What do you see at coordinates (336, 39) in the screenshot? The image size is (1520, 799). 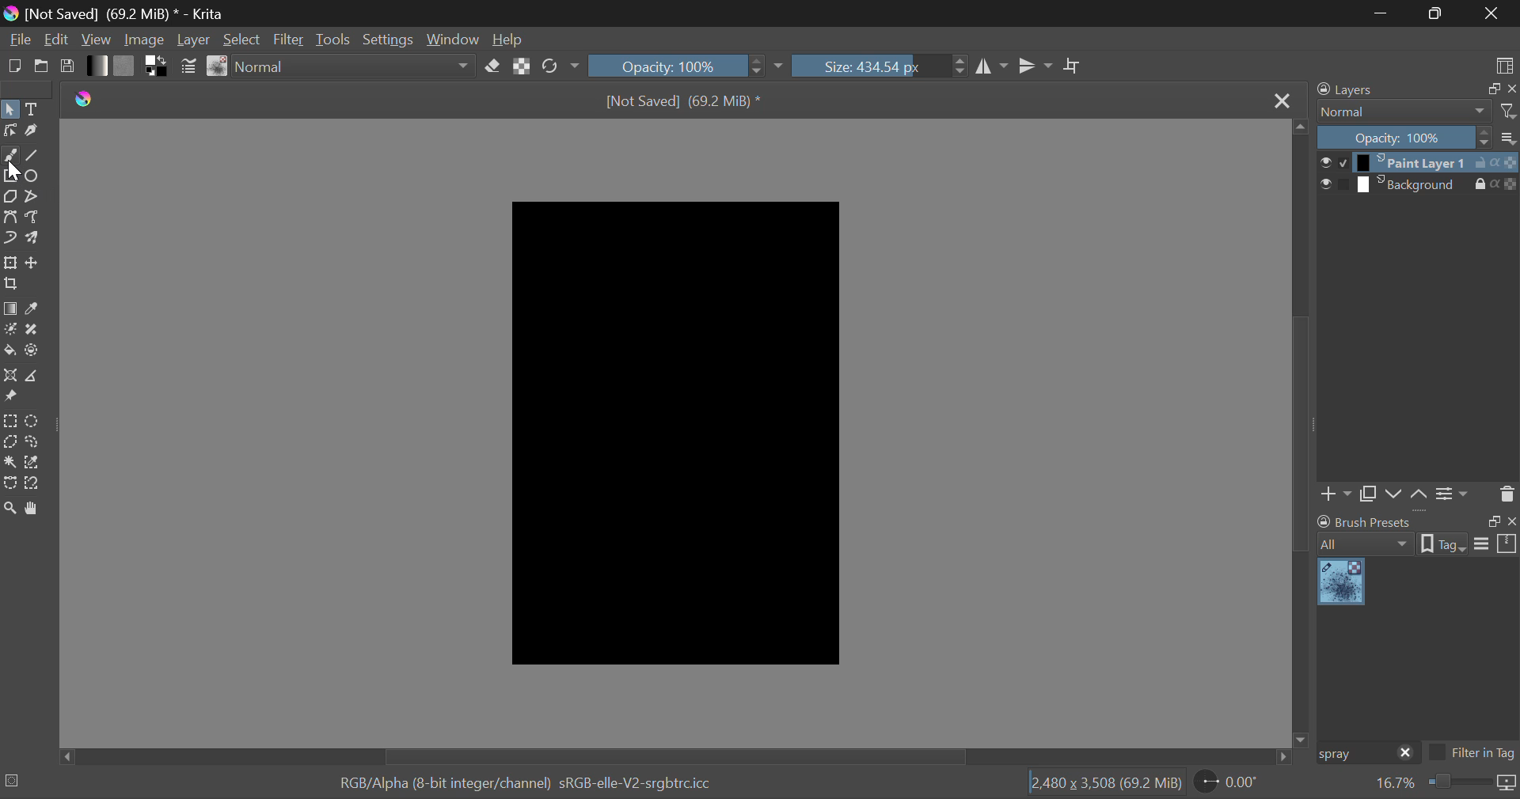 I see `Tools` at bounding box center [336, 39].